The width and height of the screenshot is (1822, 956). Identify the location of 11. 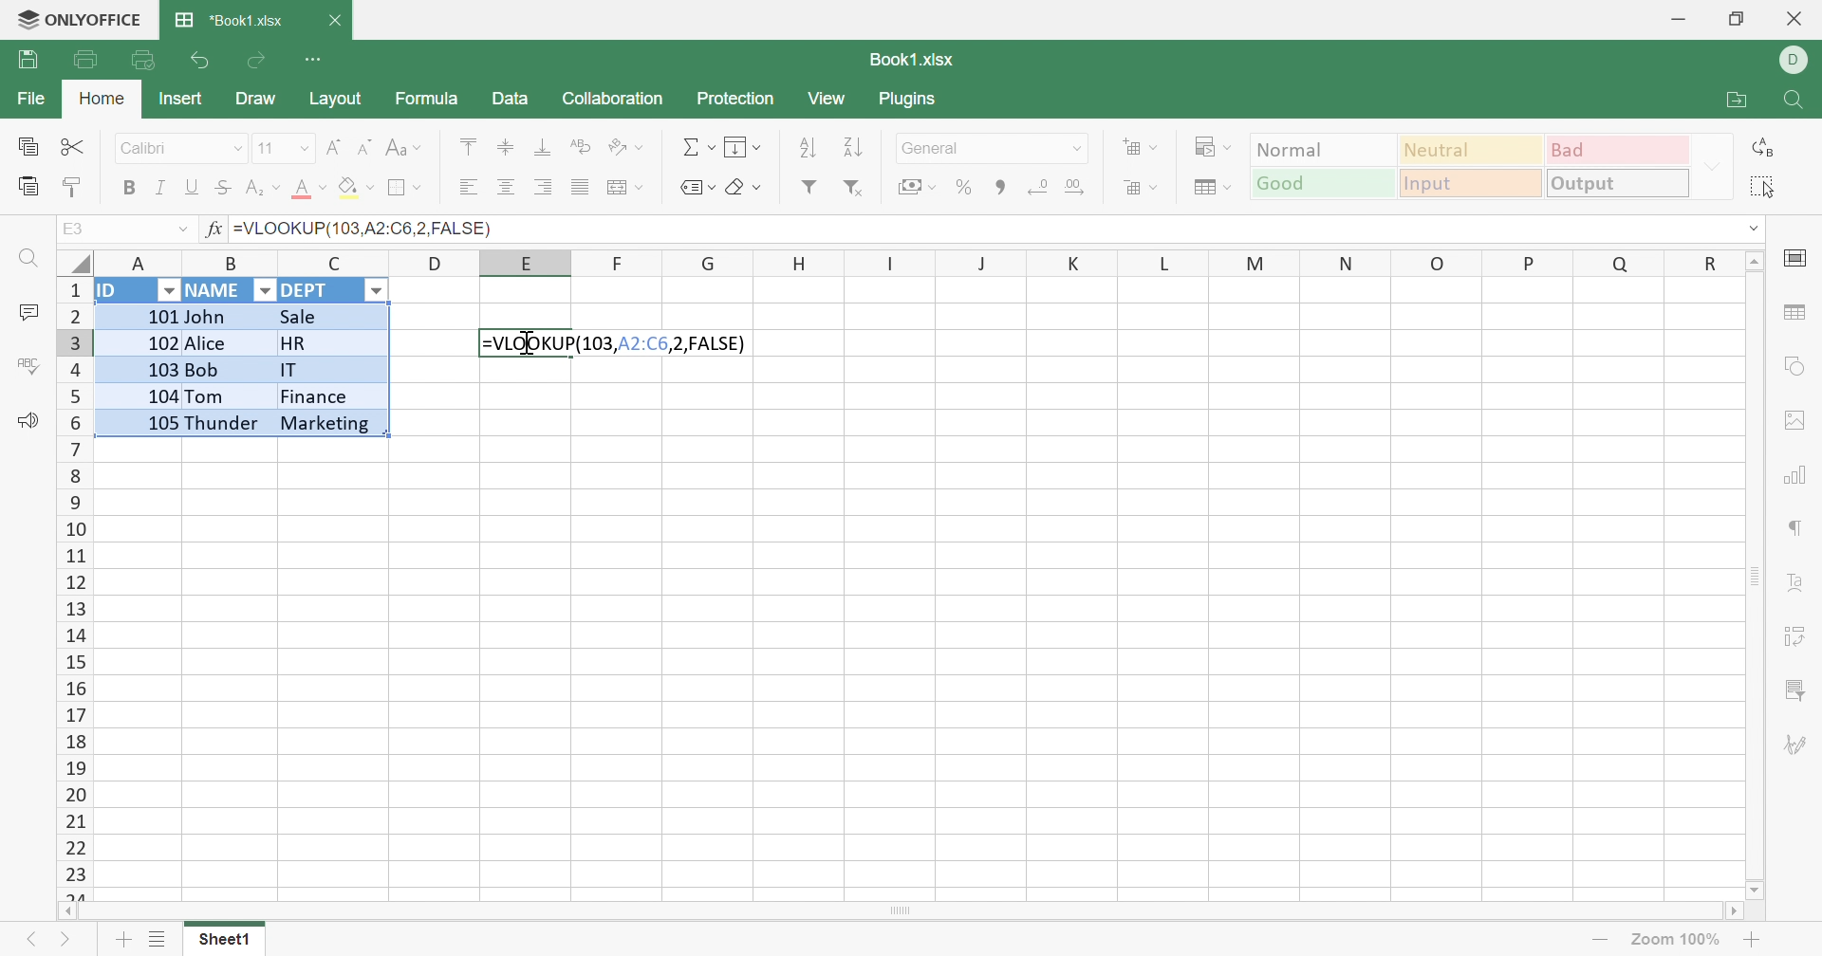
(265, 148).